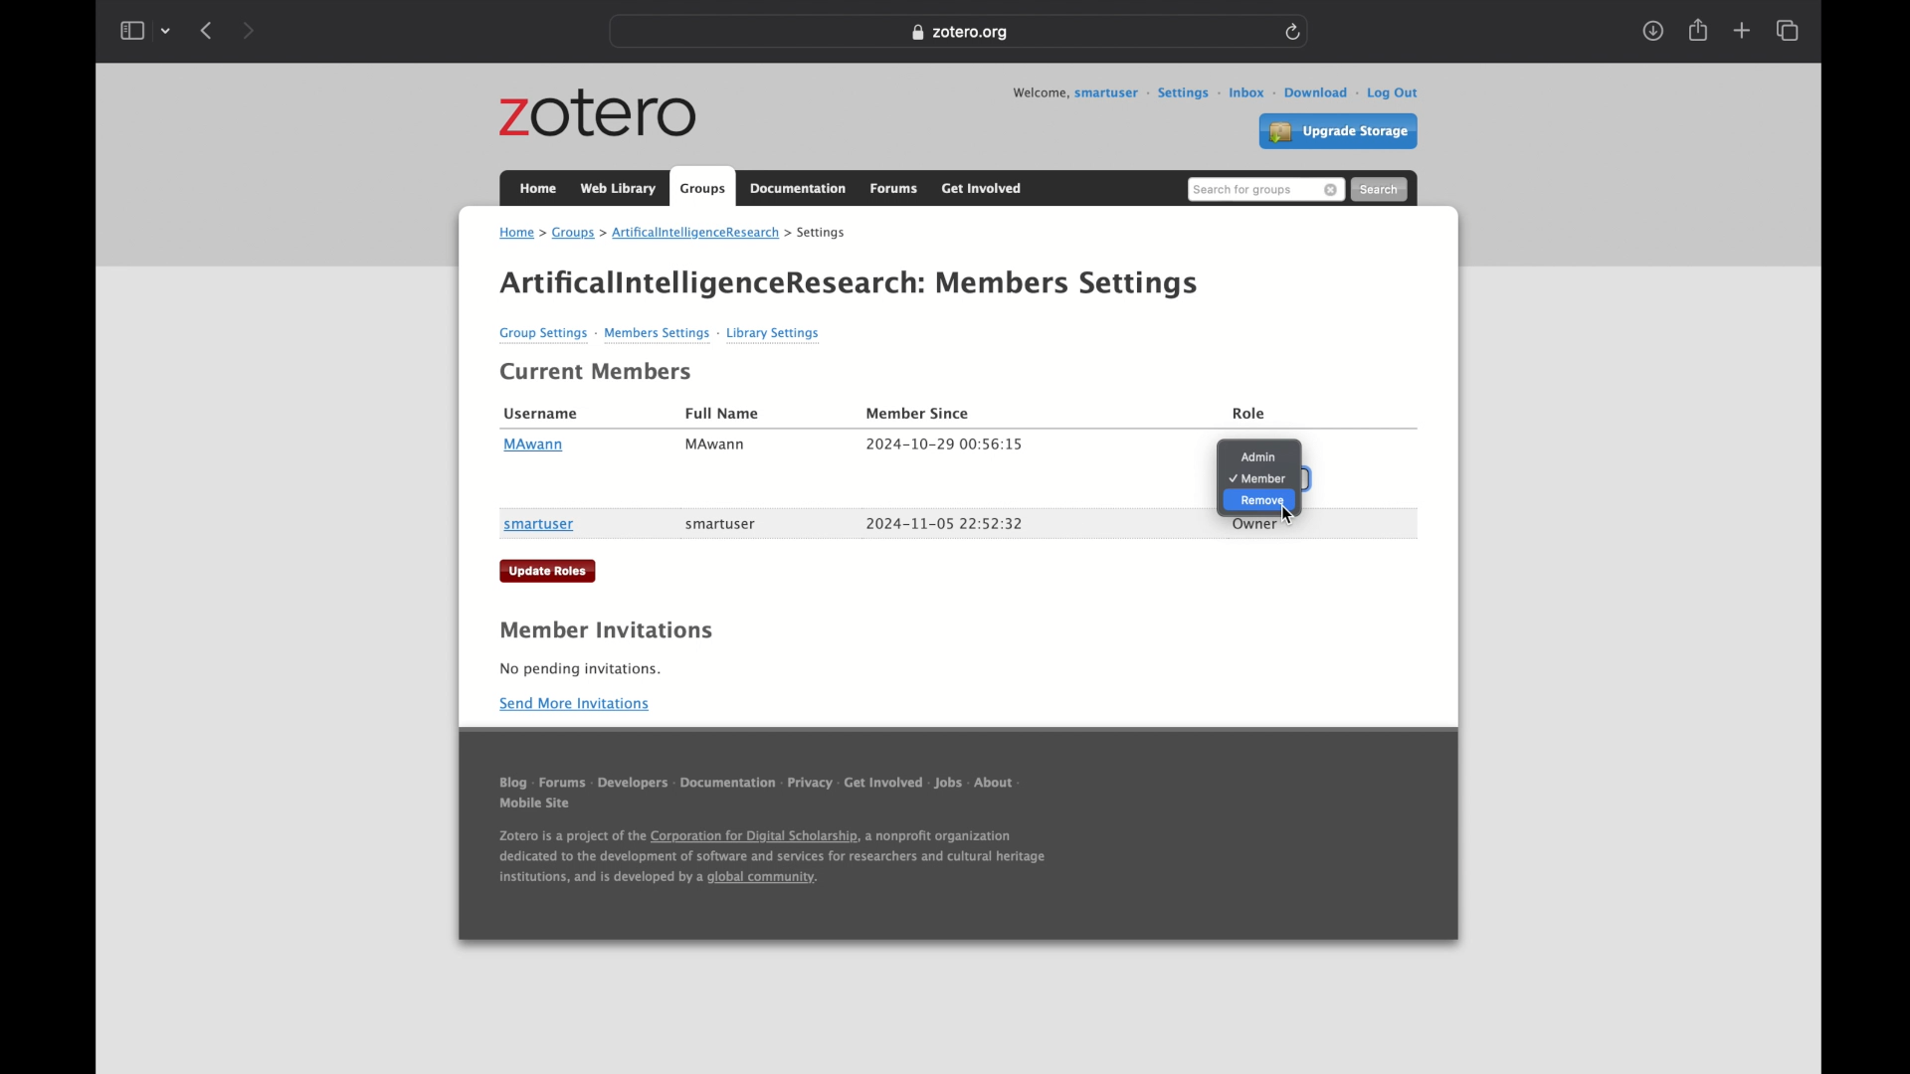  Describe the element at coordinates (599, 114) in the screenshot. I see `zotero` at that location.